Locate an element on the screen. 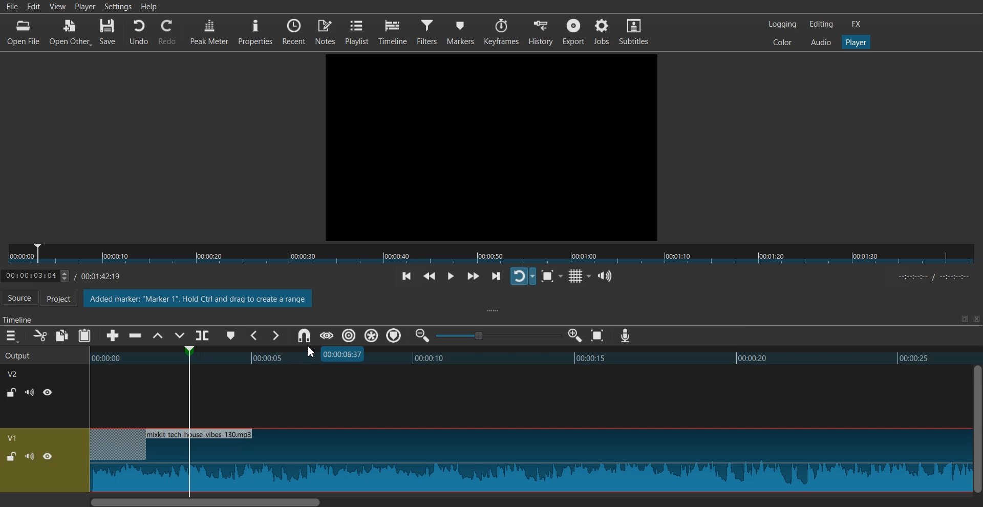 The width and height of the screenshot is (983, 507). Timeline preview is located at coordinates (531, 356).